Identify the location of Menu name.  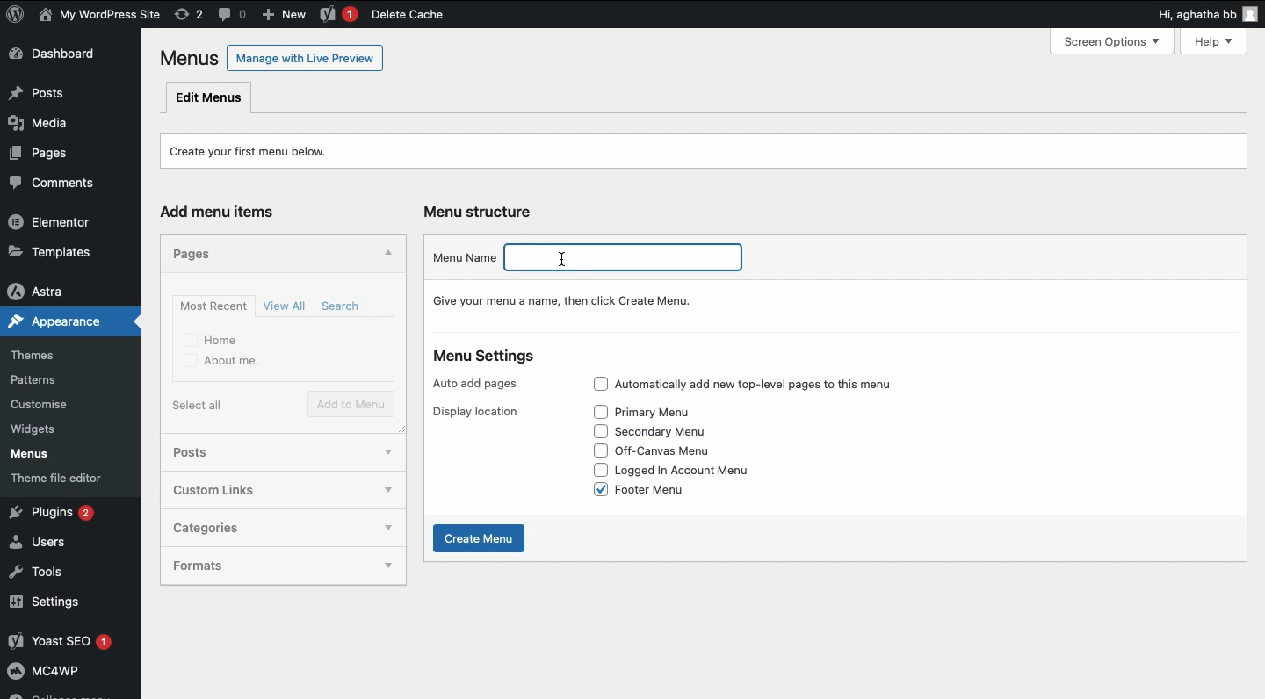
(465, 256).